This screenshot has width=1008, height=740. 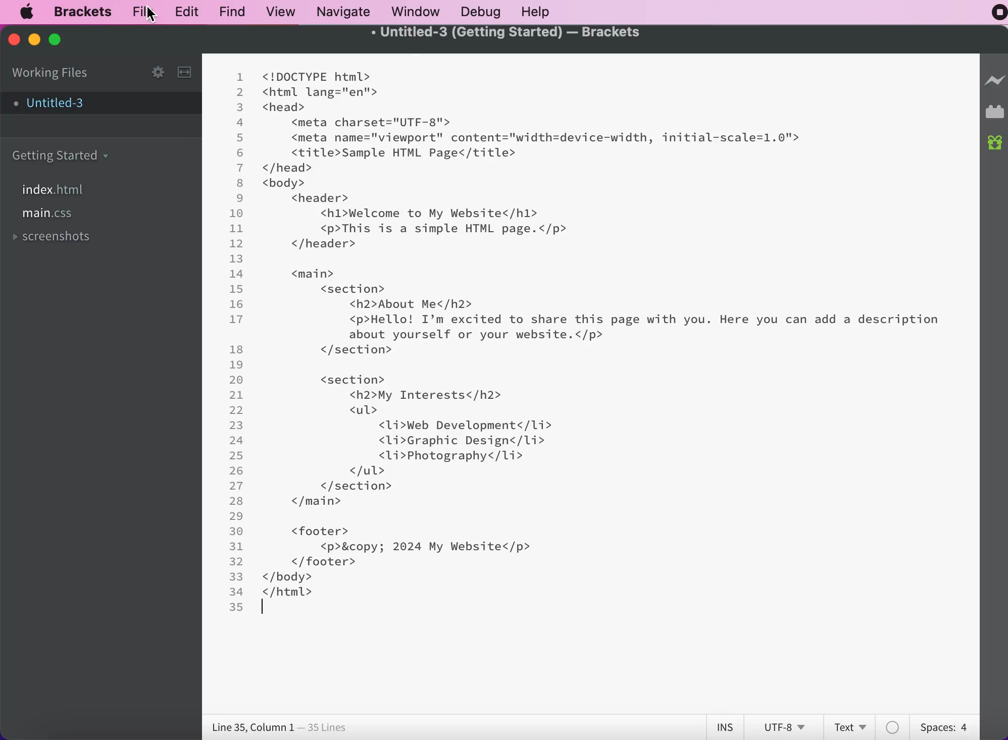 What do you see at coordinates (893, 725) in the screenshot?
I see `color` at bounding box center [893, 725].